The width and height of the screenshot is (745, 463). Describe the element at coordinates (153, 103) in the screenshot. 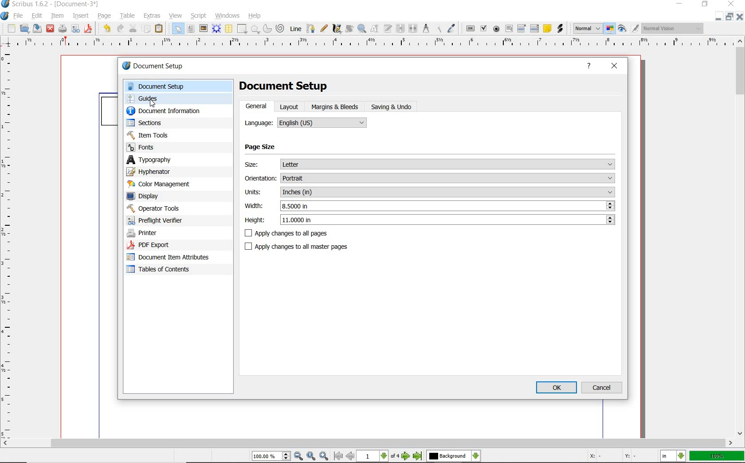

I see `Cursor` at that location.